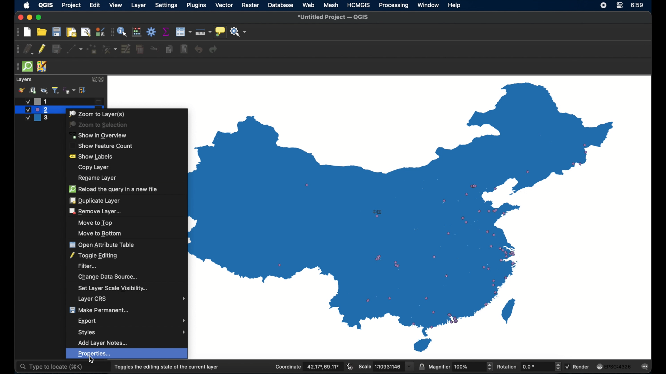 This screenshot has height=374, width=666. Describe the element at coordinates (123, 31) in the screenshot. I see `identify feature` at that location.